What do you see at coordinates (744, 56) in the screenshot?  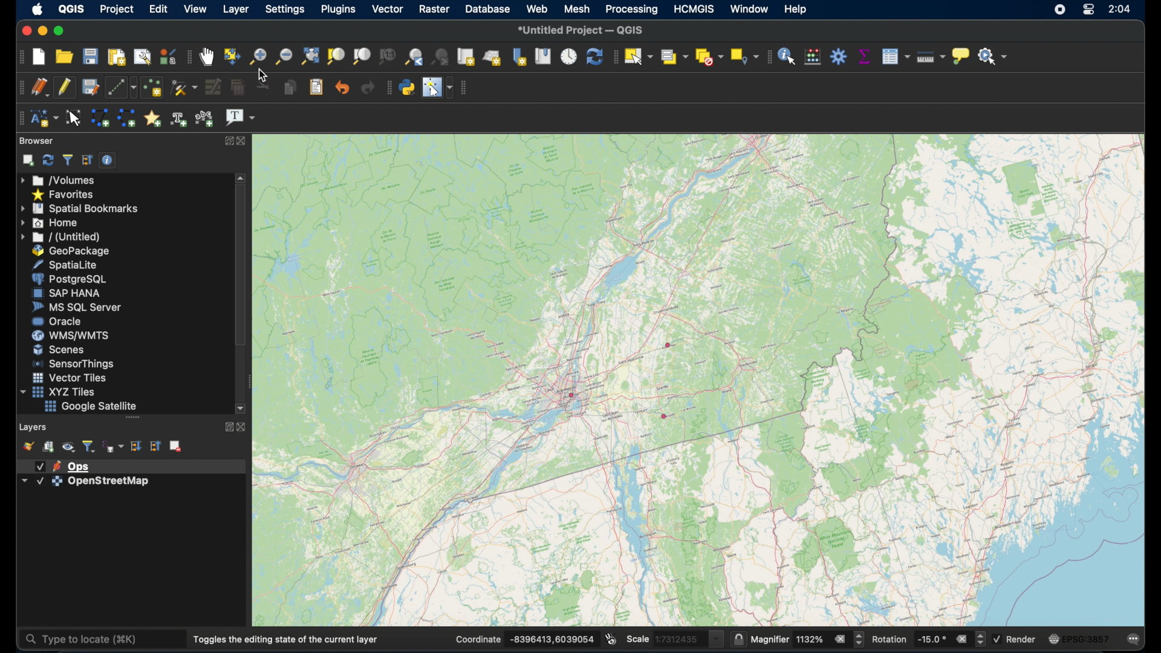 I see `select key location` at bounding box center [744, 56].